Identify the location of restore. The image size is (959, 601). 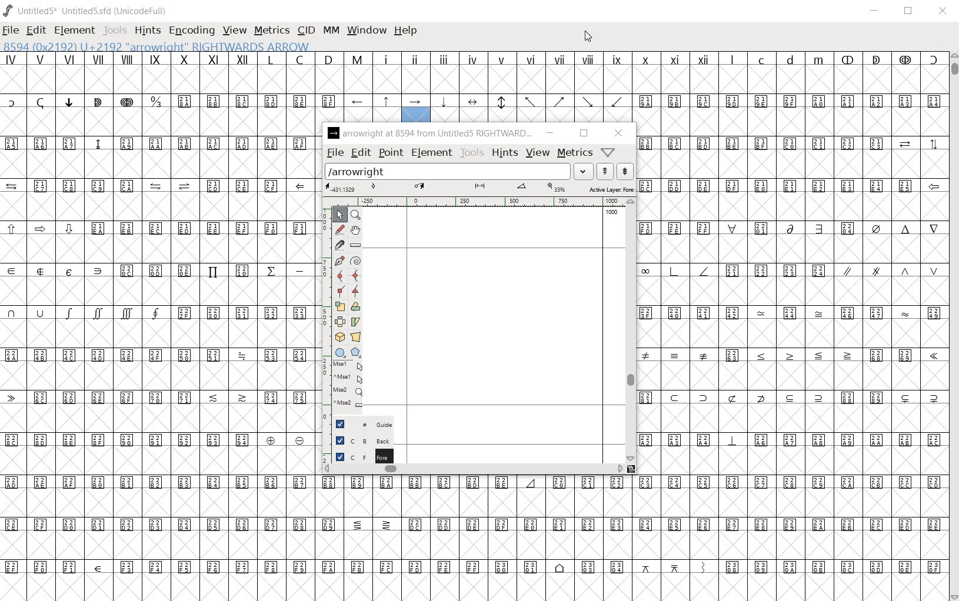
(582, 133).